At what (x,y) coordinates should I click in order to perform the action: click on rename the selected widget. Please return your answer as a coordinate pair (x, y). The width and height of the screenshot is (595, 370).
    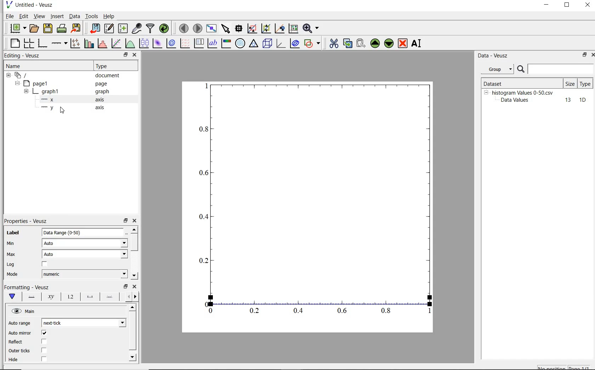
    Looking at the image, I should click on (417, 43).